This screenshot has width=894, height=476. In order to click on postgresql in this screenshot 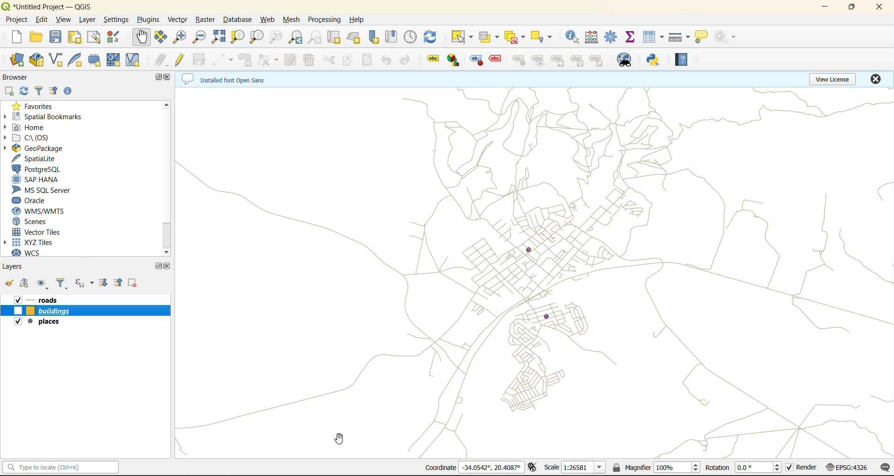, I will do `click(40, 170)`.